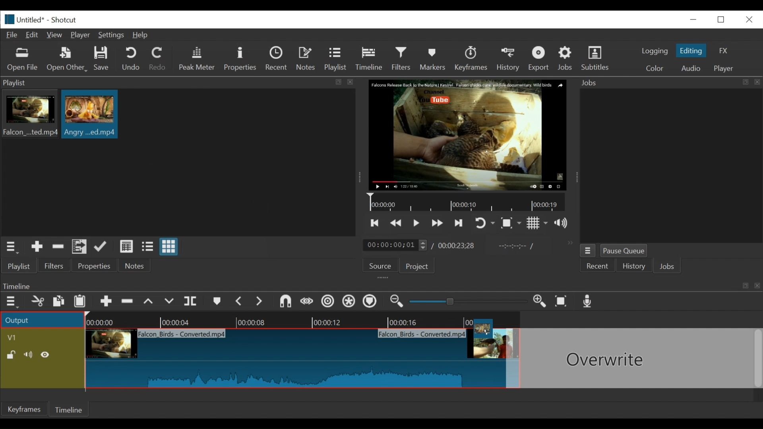  Describe the element at coordinates (541, 302) in the screenshot. I see `Zoom in` at that location.